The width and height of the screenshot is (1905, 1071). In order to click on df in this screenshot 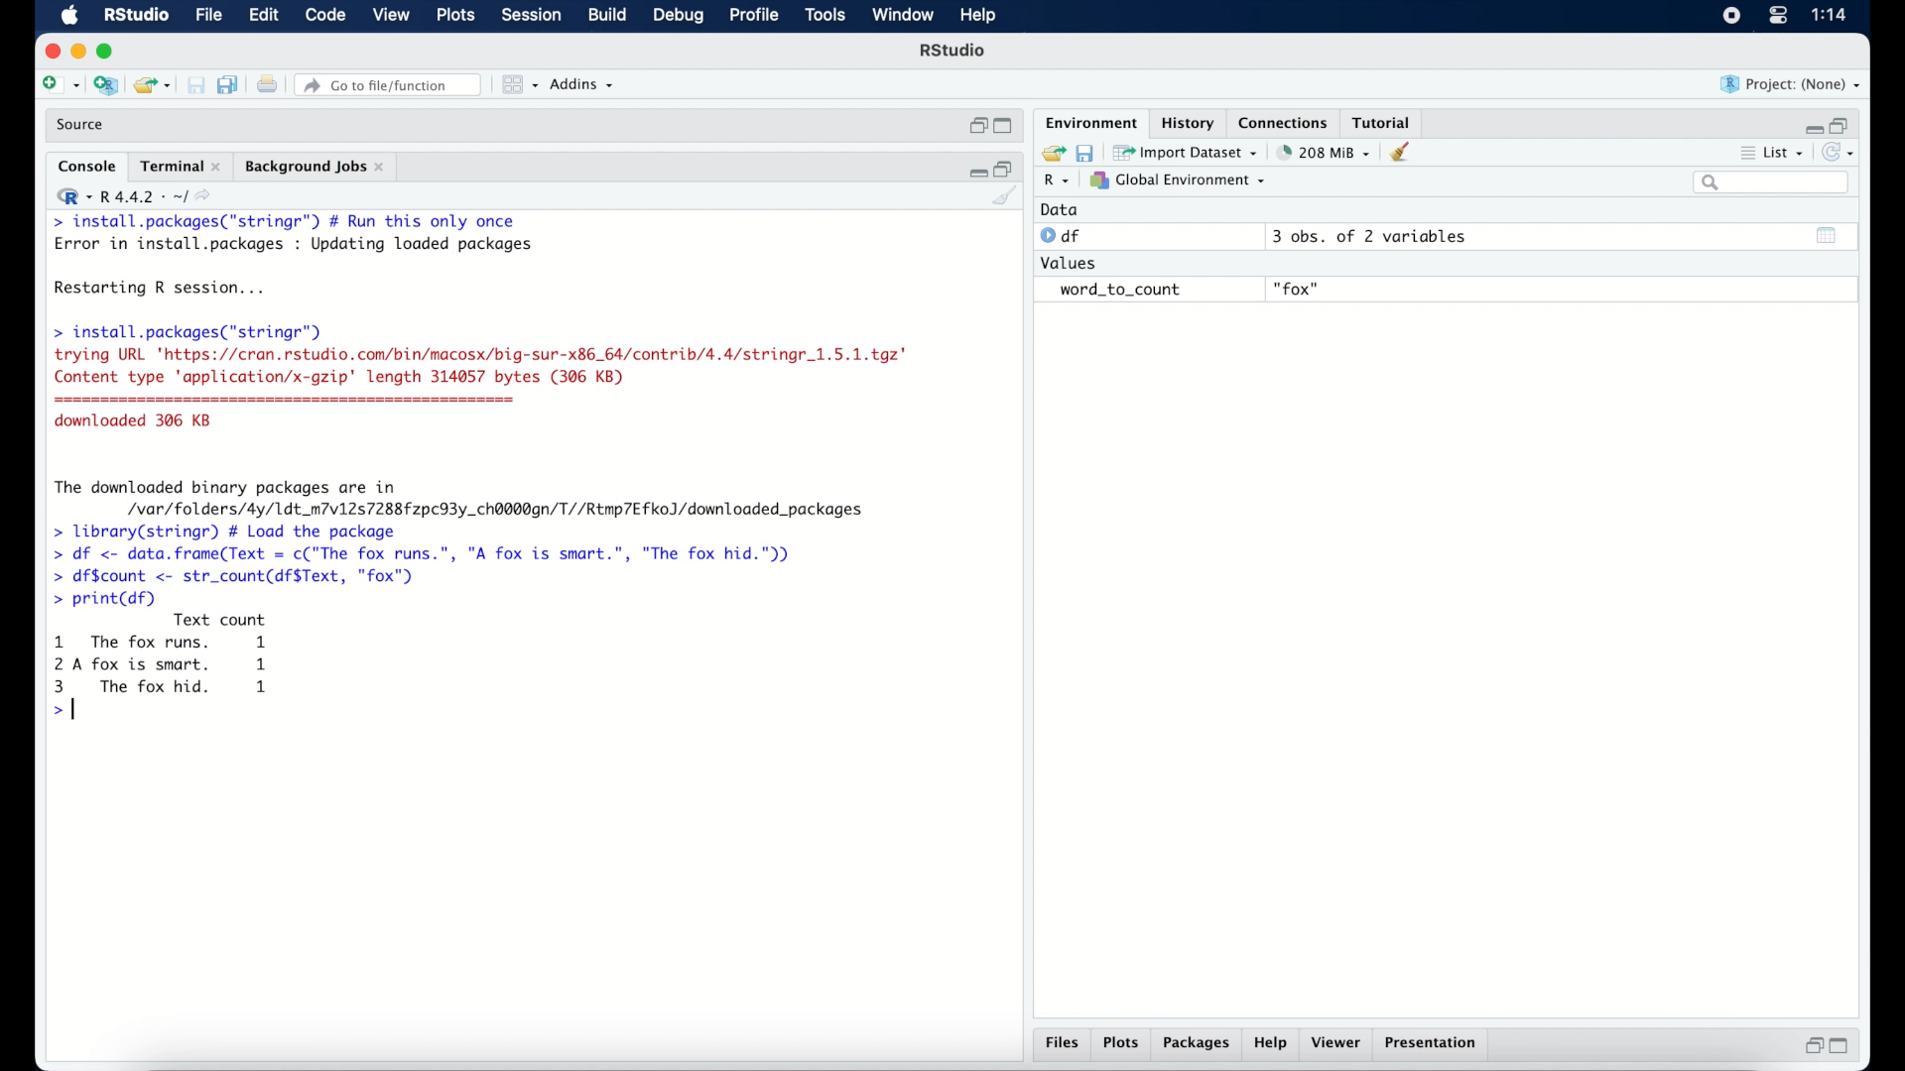, I will do `click(1064, 236)`.